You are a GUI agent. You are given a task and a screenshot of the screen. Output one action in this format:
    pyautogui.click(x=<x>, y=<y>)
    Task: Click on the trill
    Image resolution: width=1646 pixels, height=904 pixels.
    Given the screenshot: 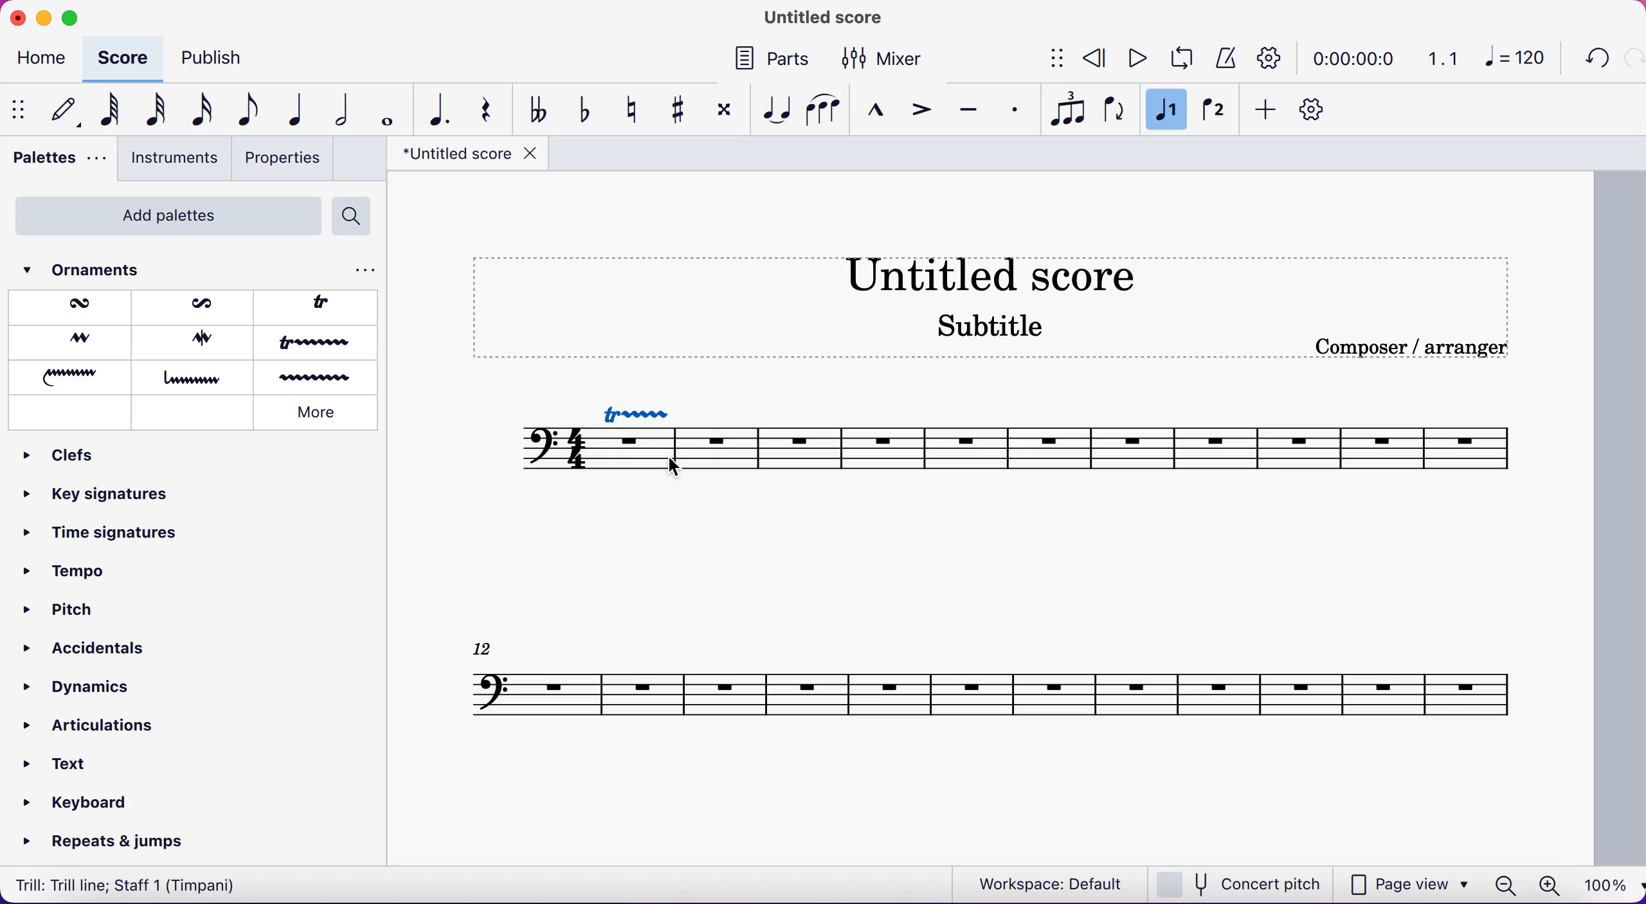 What is the action you would take?
    pyautogui.click(x=322, y=304)
    